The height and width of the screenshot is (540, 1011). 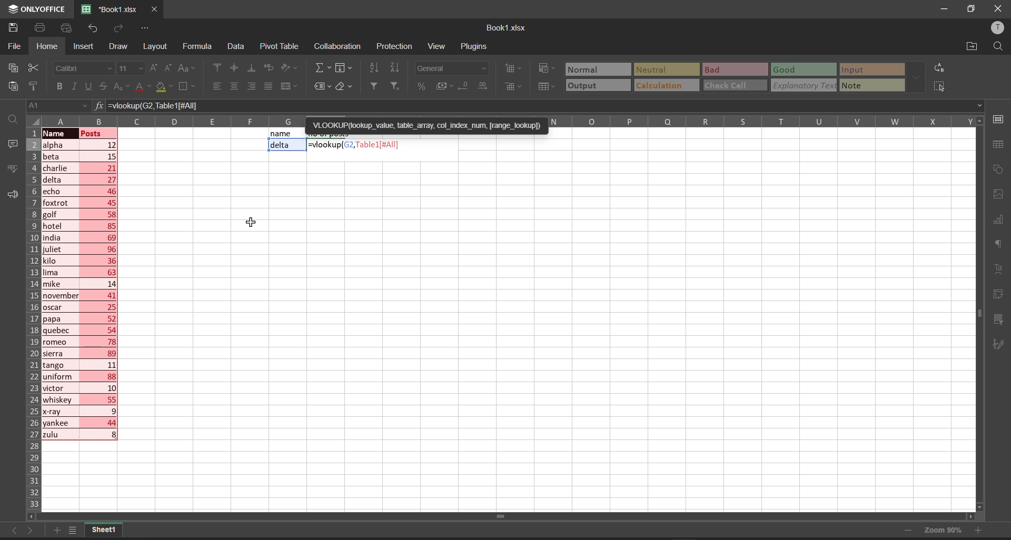 I want to click on scroll up, so click(x=977, y=121).